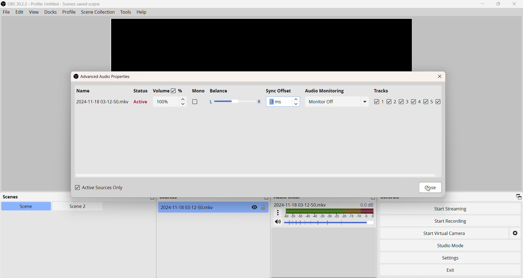  I want to click on File, so click(6, 12).